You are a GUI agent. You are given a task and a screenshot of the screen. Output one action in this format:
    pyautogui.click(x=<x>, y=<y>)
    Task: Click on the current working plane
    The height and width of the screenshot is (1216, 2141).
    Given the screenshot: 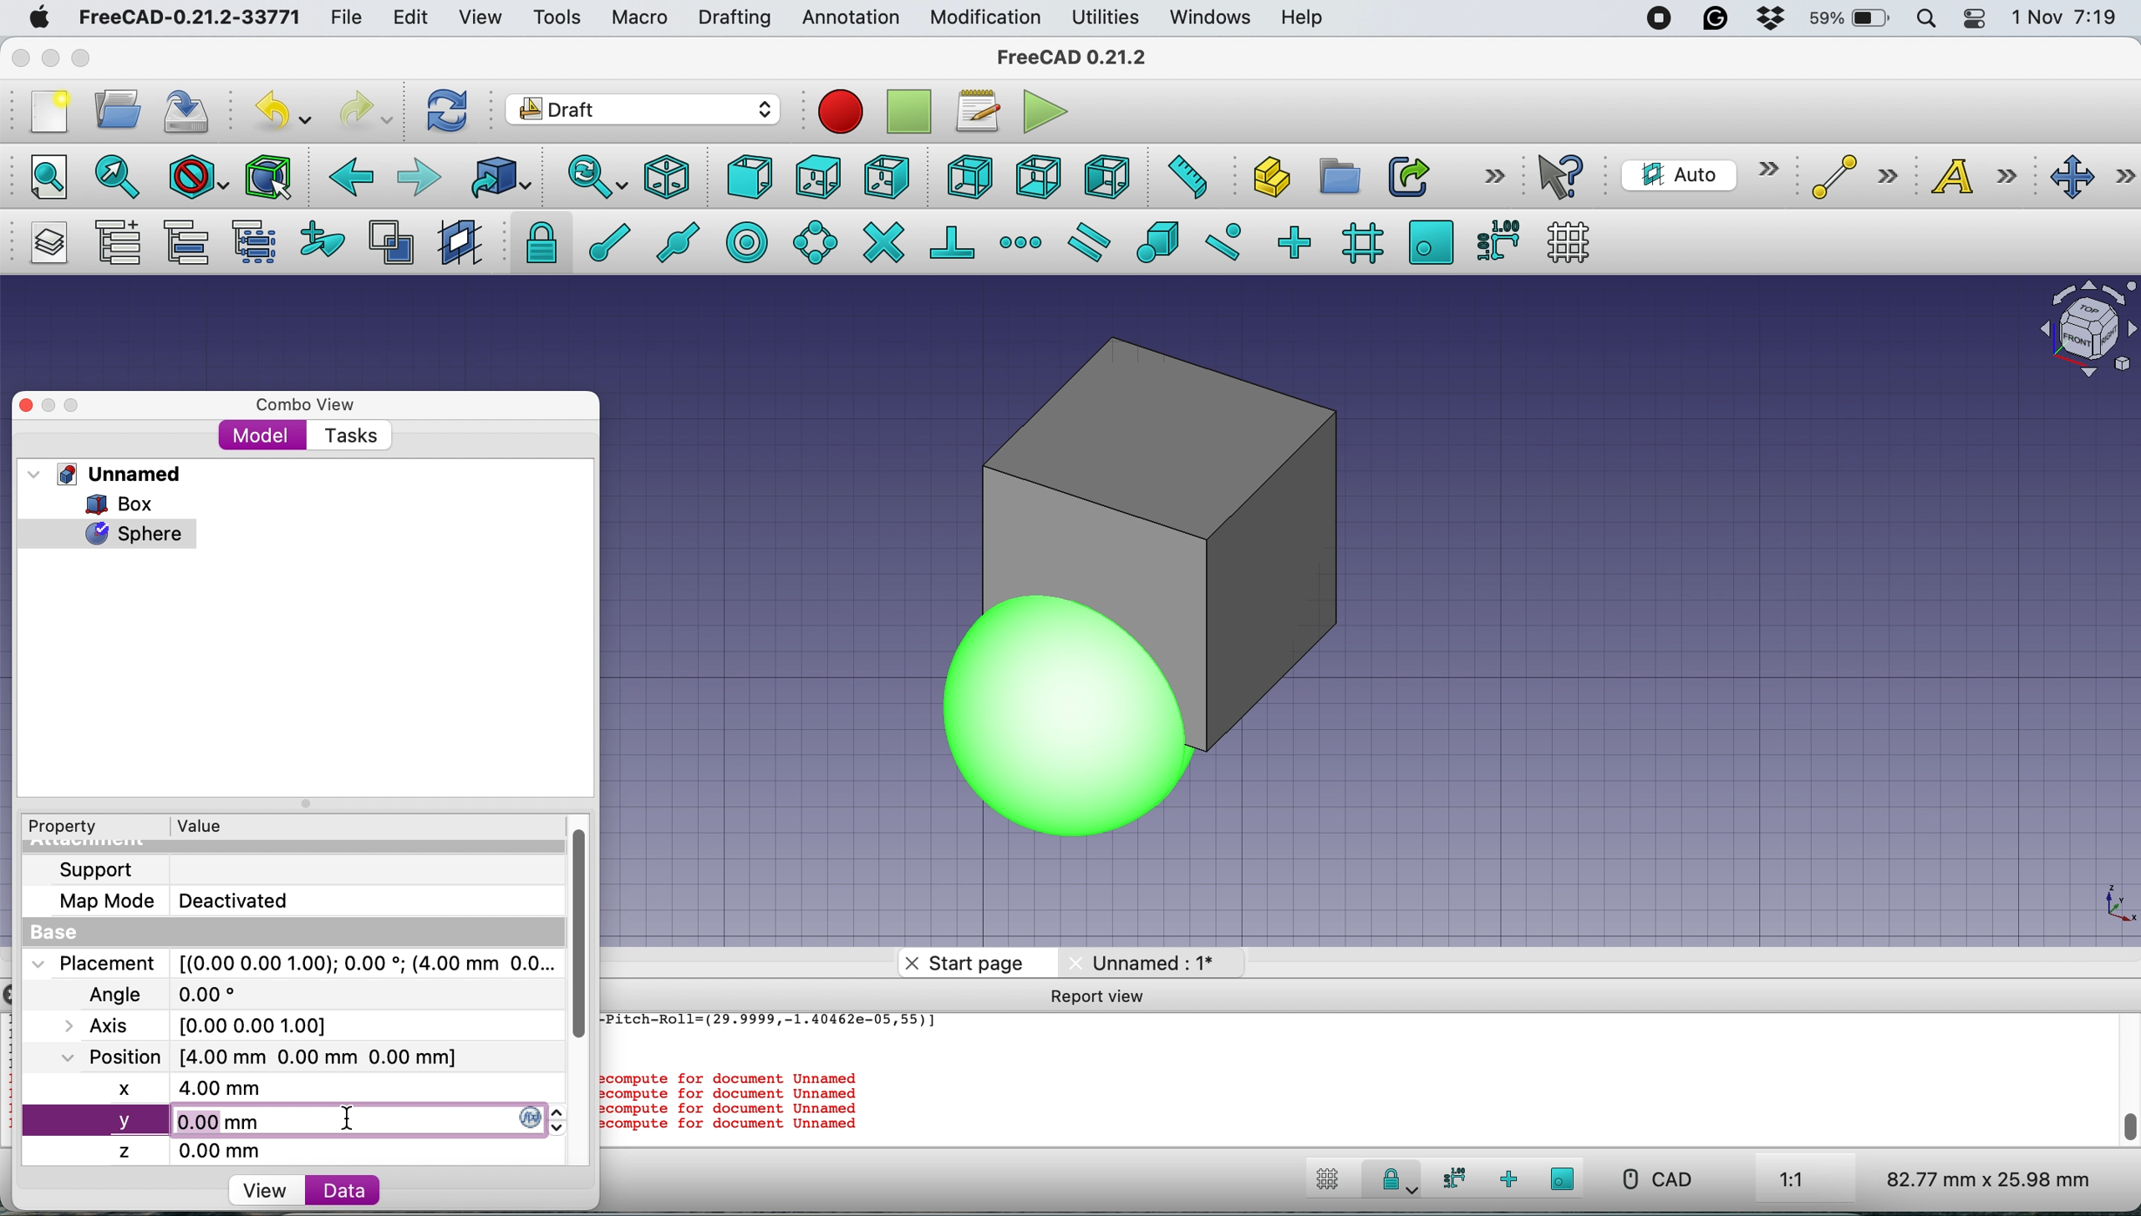 What is the action you would take?
    pyautogui.click(x=1696, y=174)
    